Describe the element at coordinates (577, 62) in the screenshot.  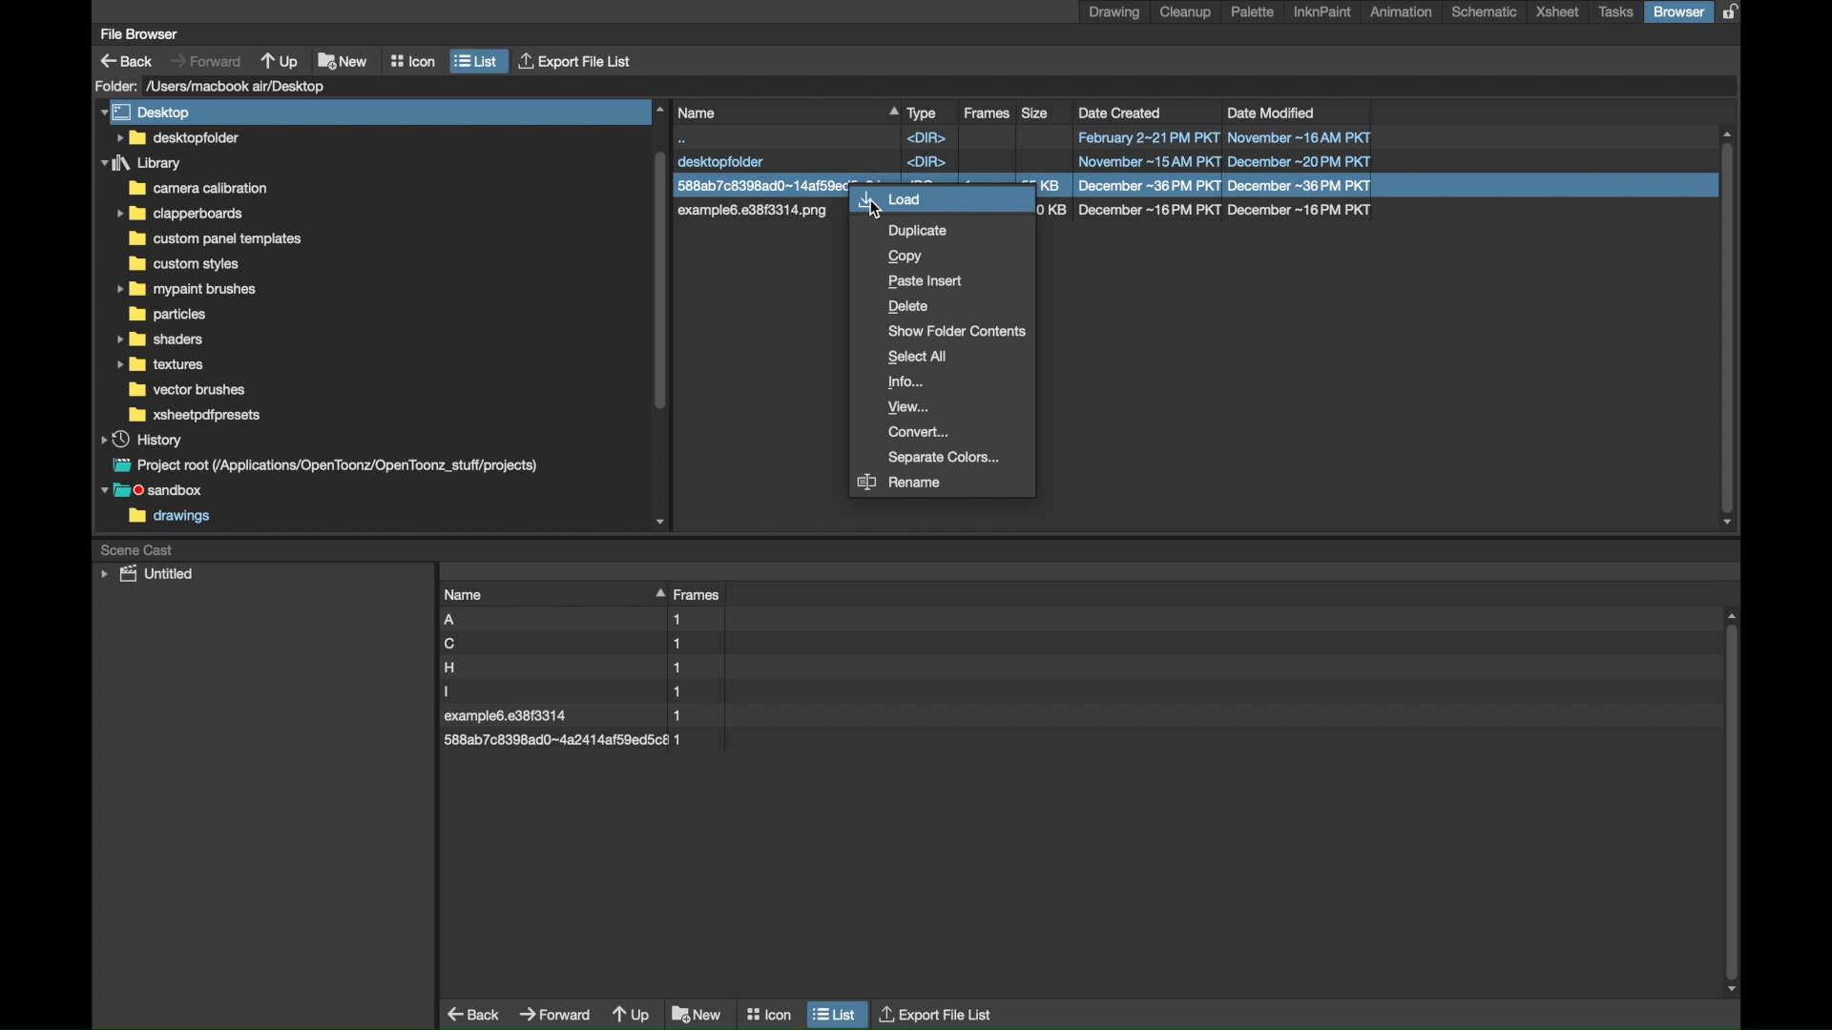
I see `export file list` at that location.